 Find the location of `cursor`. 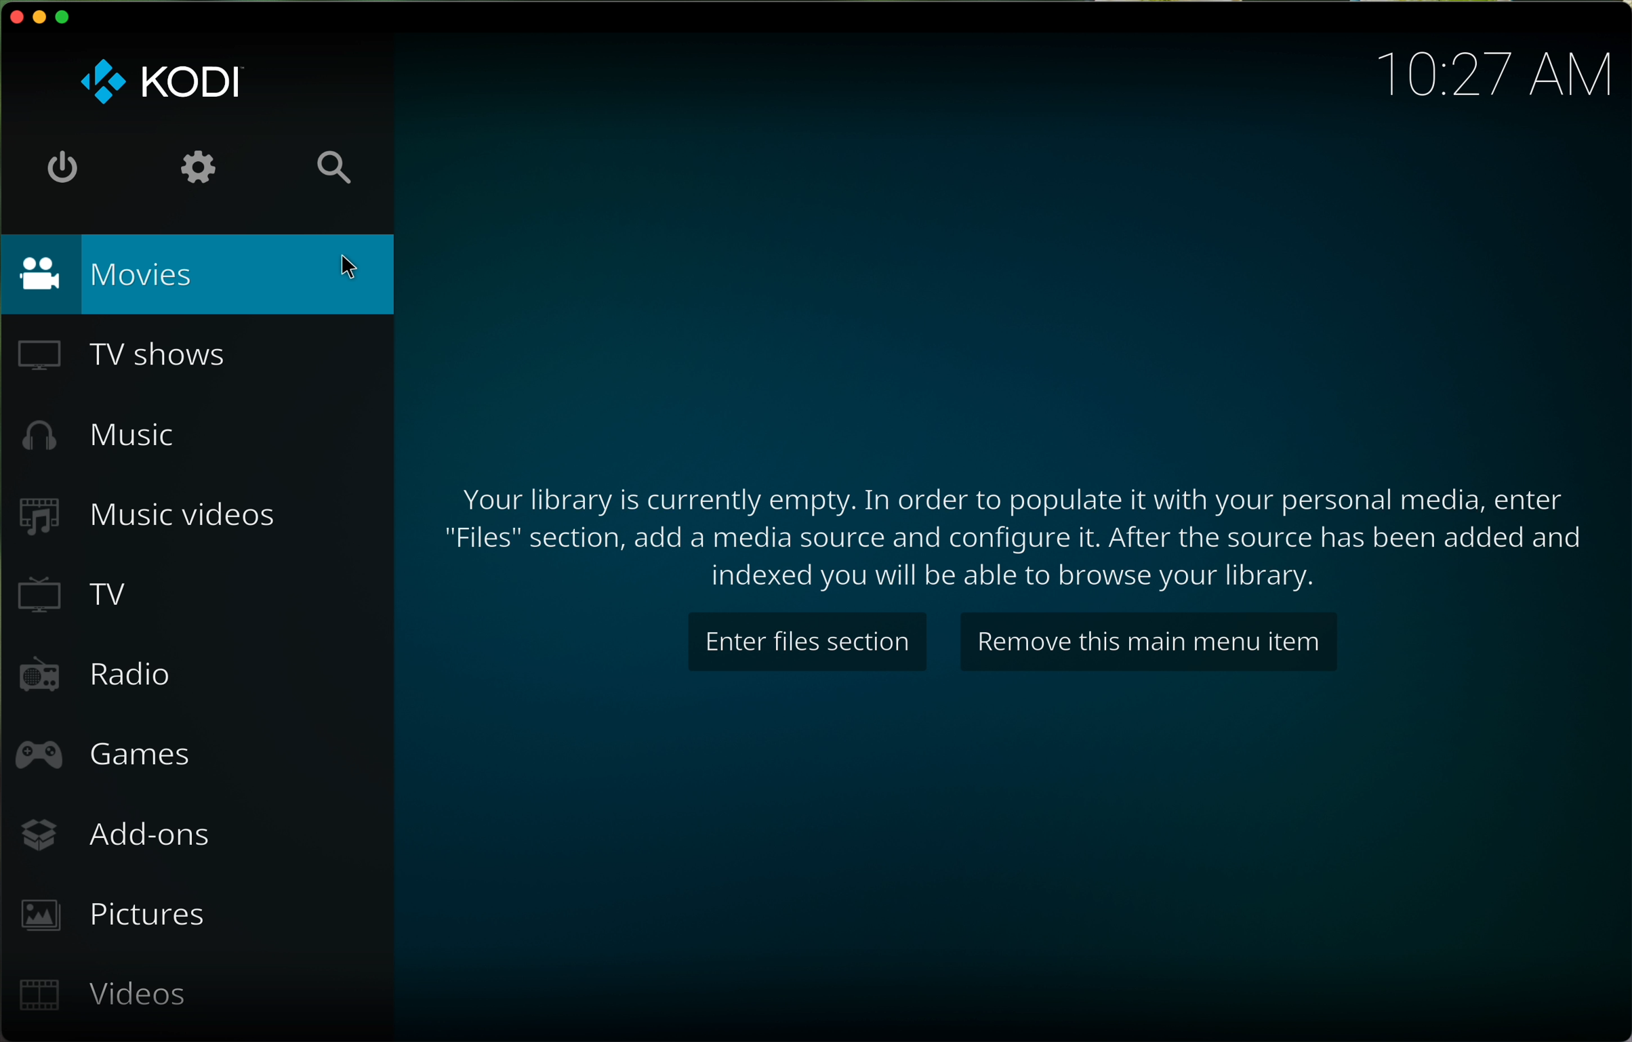

cursor is located at coordinates (348, 268).